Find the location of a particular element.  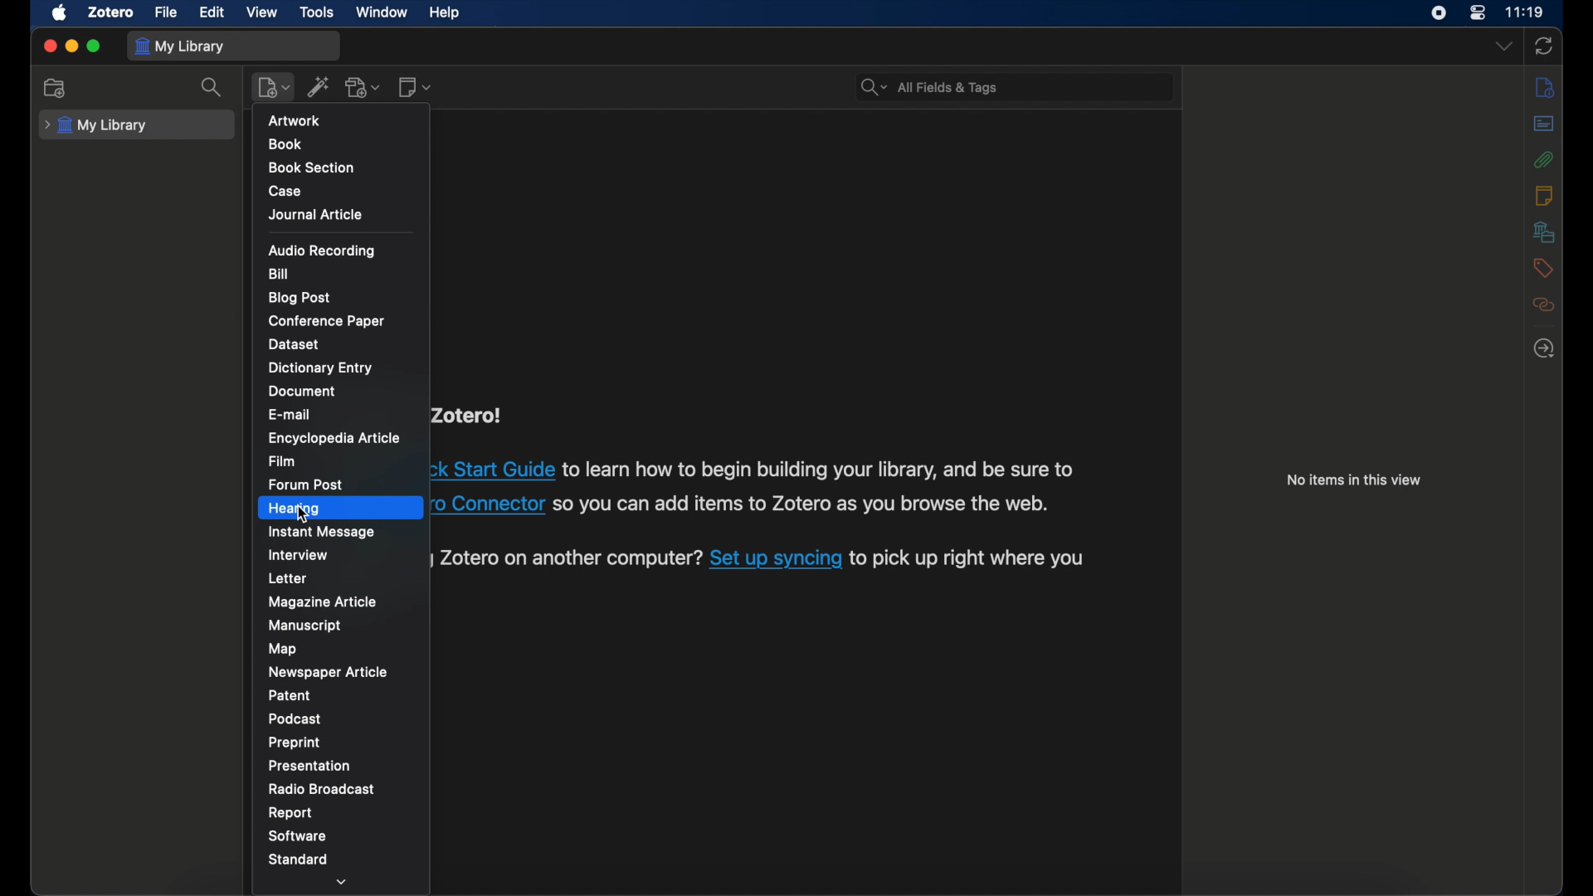

document is located at coordinates (304, 392).